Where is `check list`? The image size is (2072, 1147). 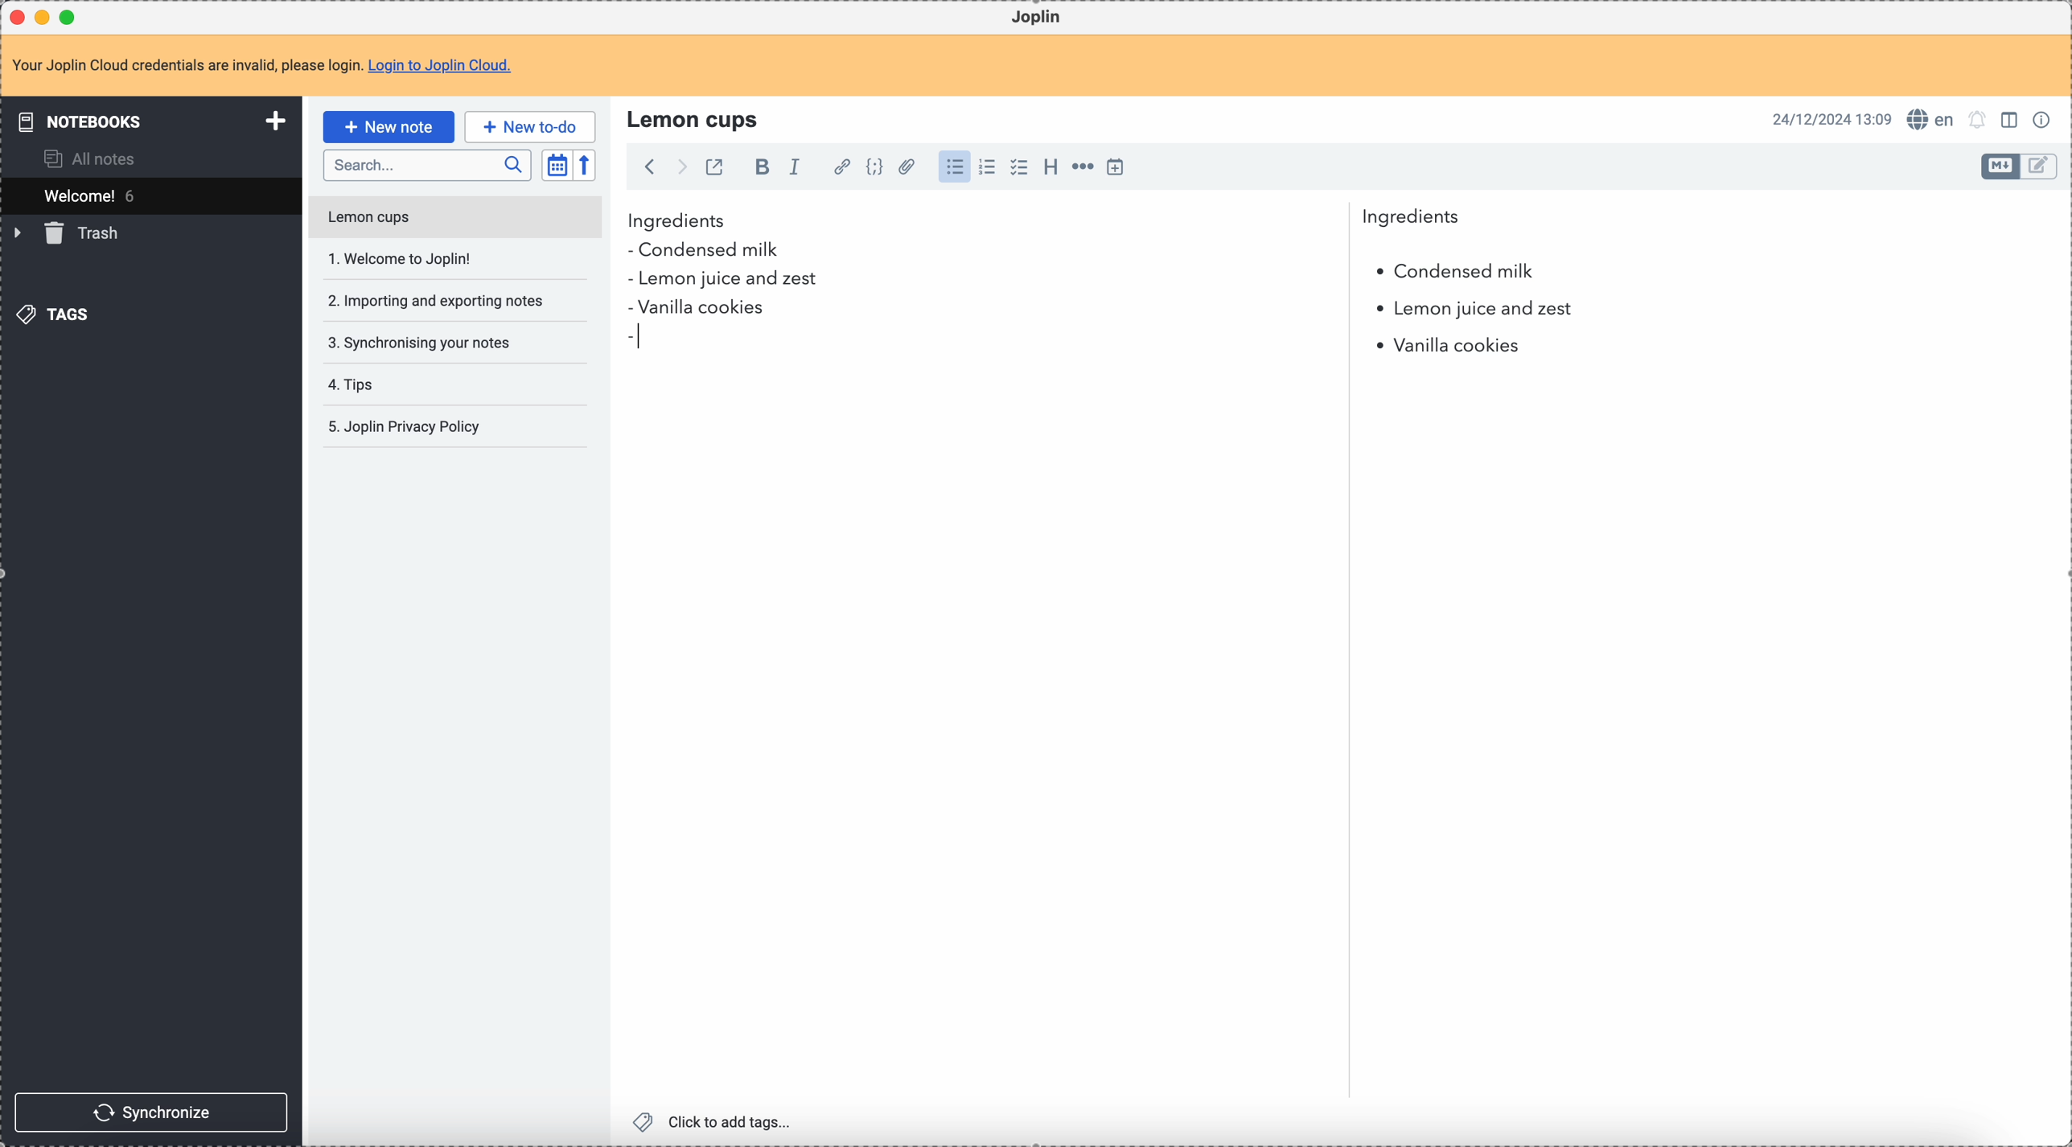 check list is located at coordinates (1018, 167).